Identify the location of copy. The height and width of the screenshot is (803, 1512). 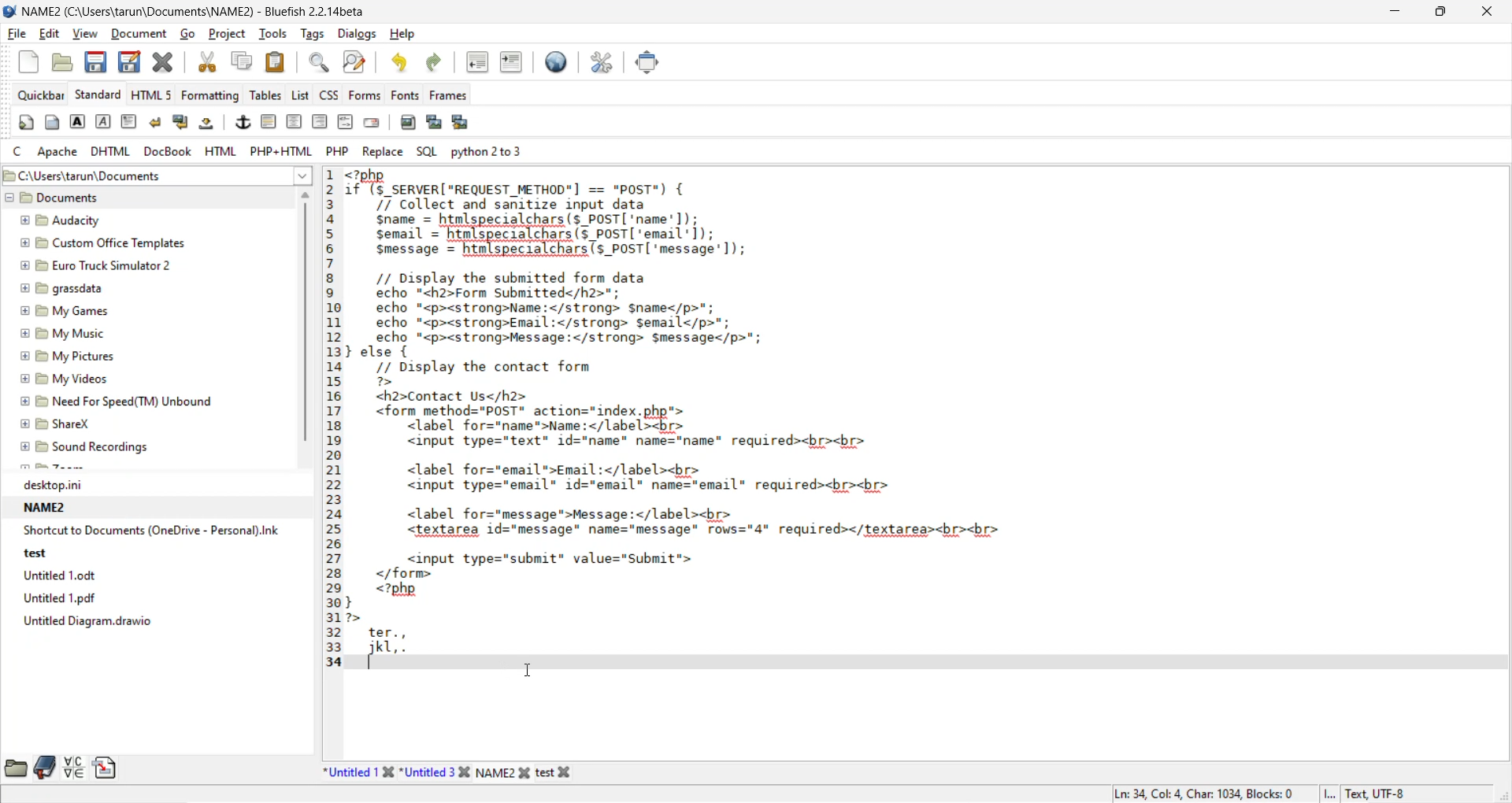
(244, 61).